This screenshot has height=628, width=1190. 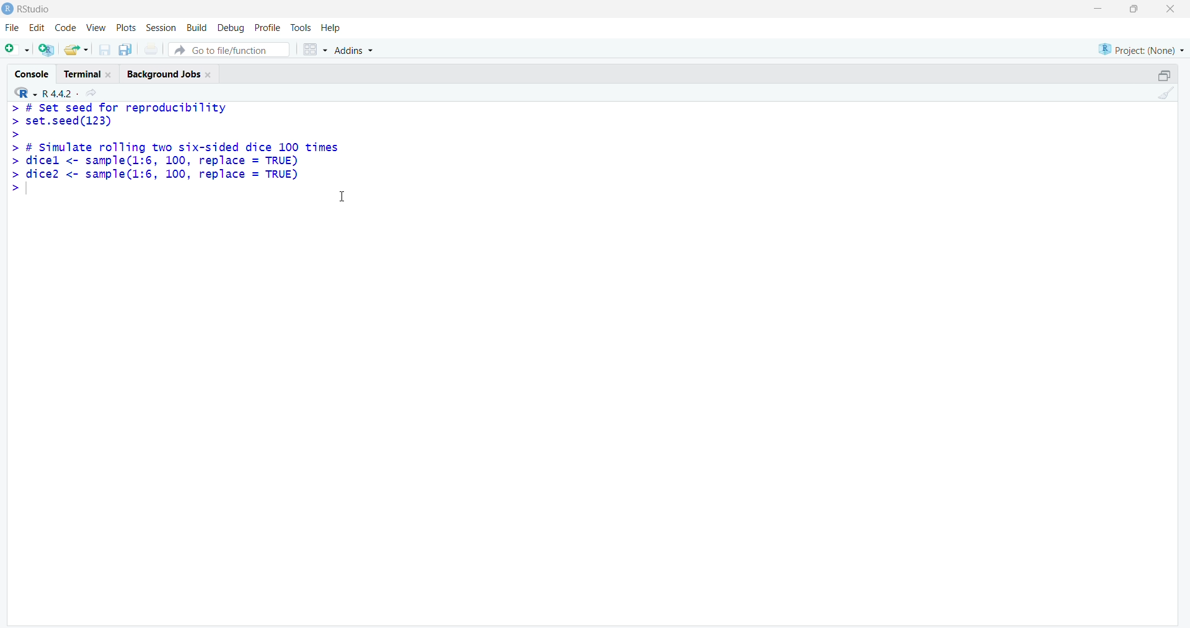 What do you see at coordinates (196, 28) in the screenshot?
I see `build` at bounding box center [196, 28].